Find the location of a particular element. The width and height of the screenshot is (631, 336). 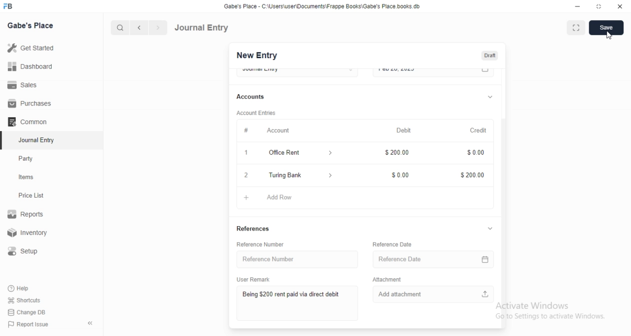

tems is located at coordinates (30, 177).